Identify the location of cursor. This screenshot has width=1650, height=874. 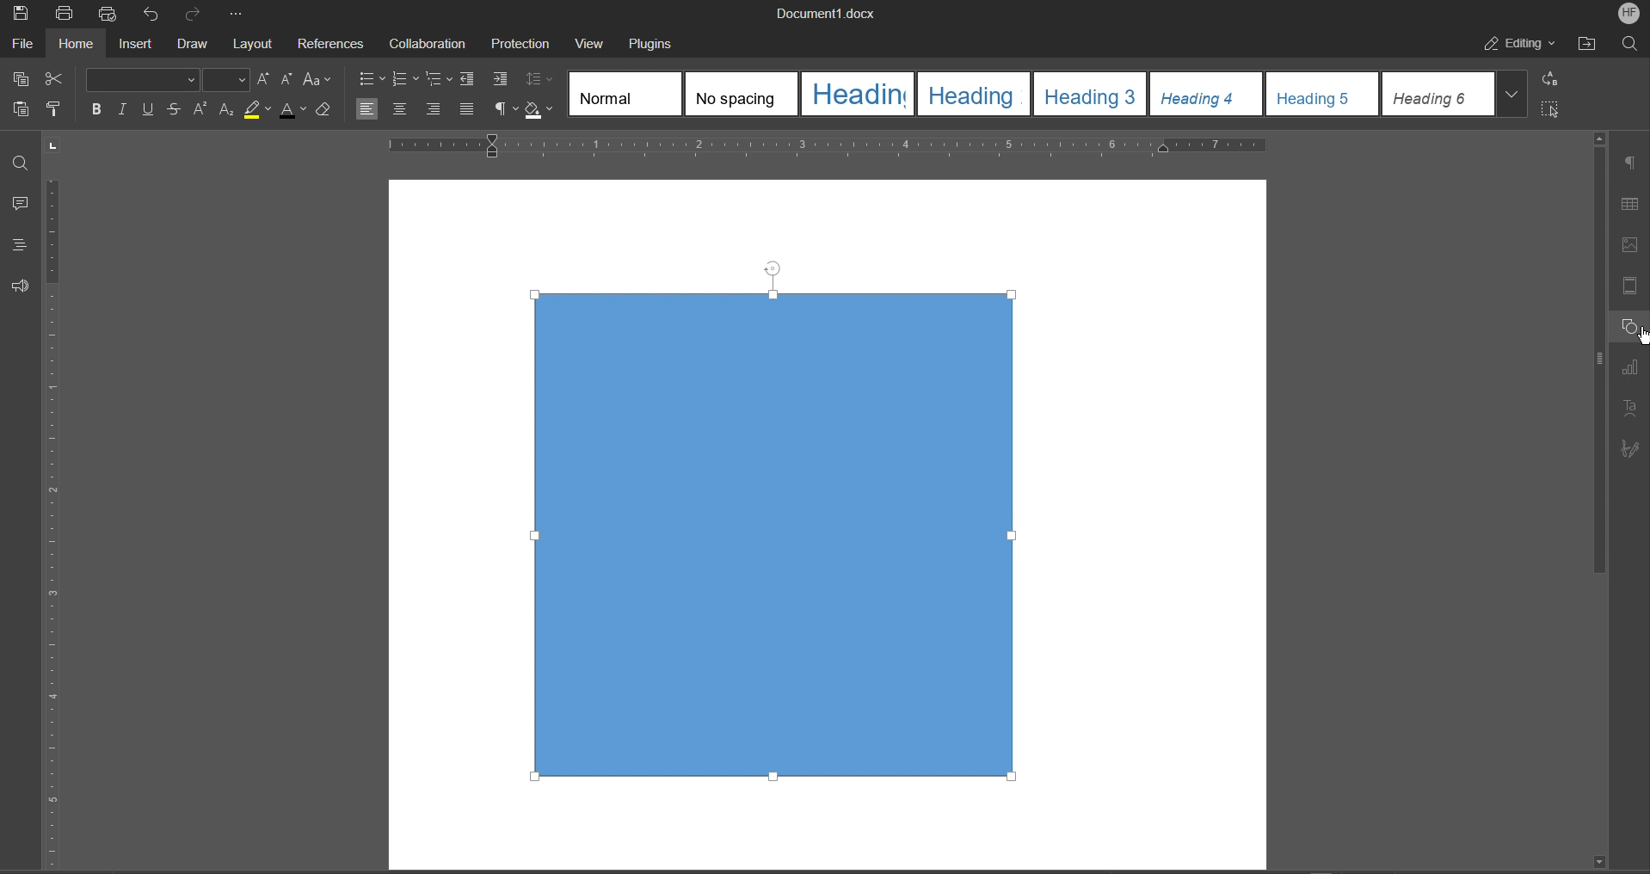
(1640, 340).